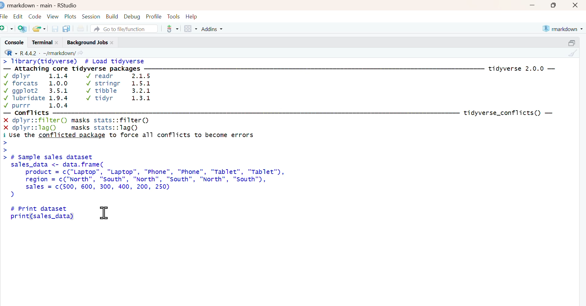 Image resolution: width=586 pixels, height=306 pixels. What do you see at coordinates (92, 16) in the screenshot?
I see `Session` at bounding box center [92, 16].